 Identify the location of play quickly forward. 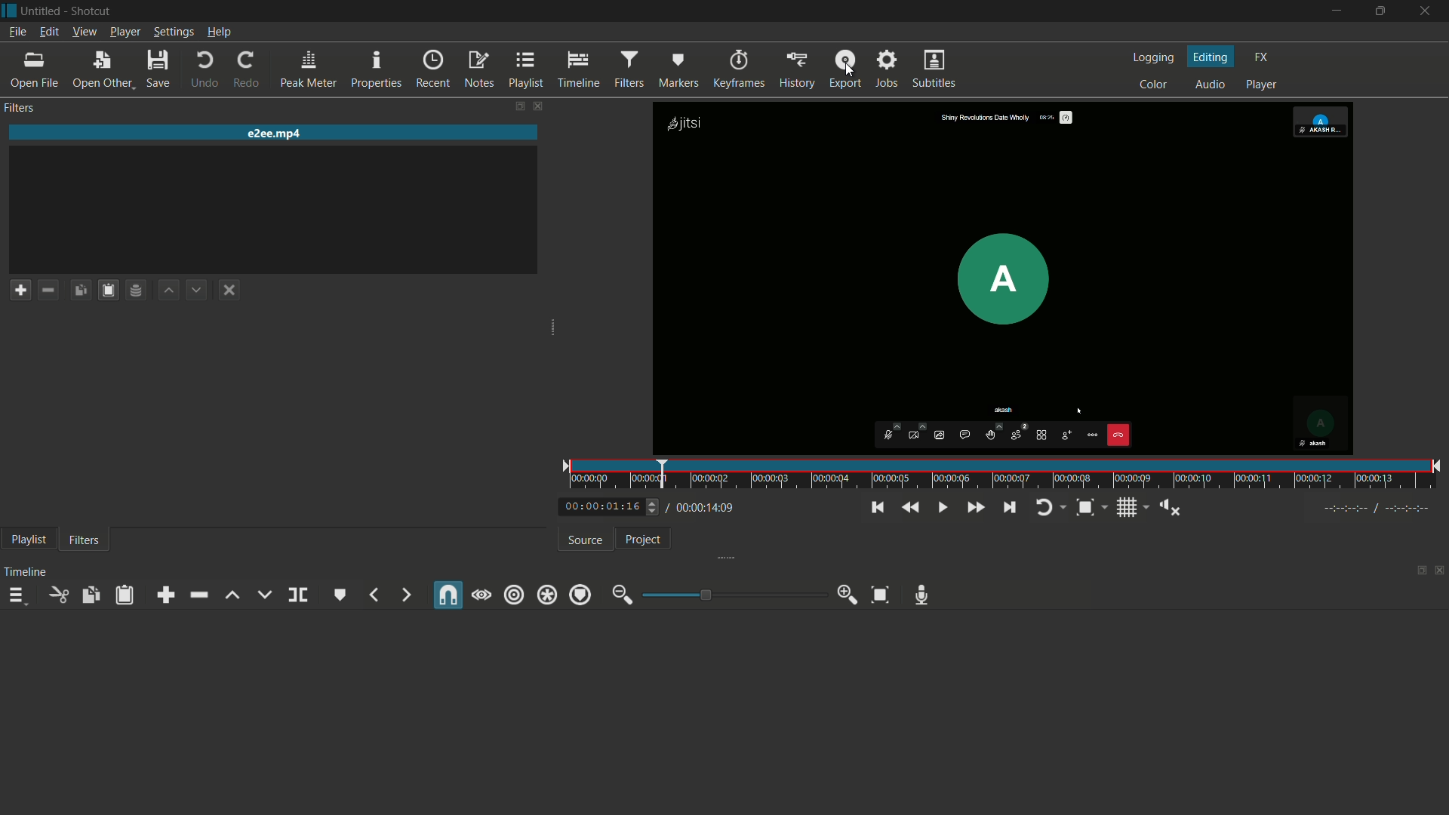
(974, 508).